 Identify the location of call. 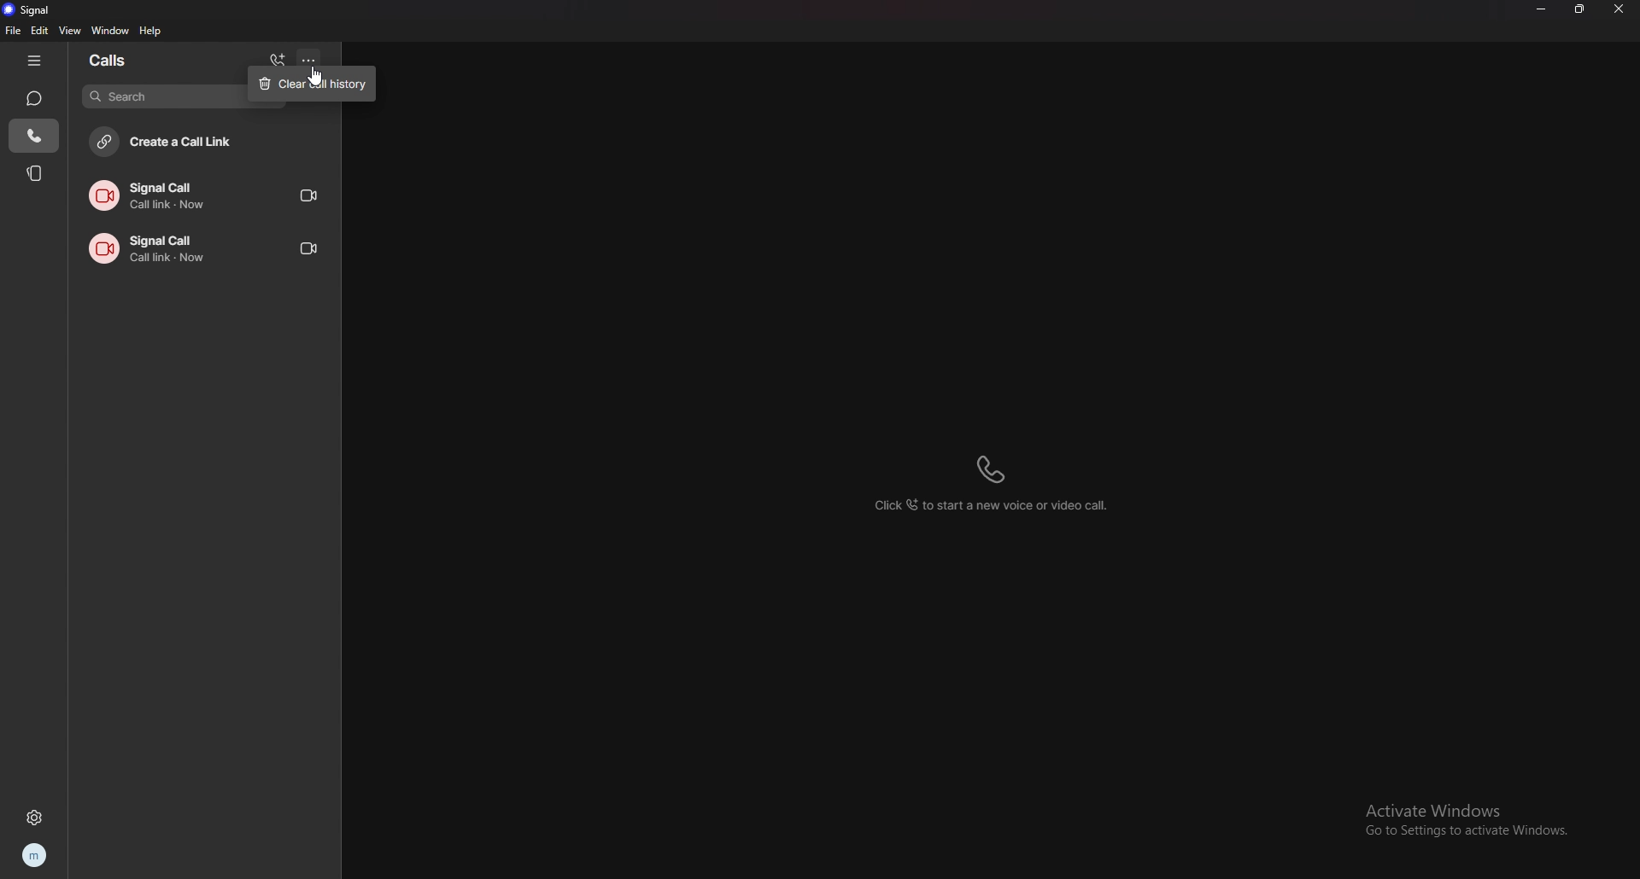
(209, 195).